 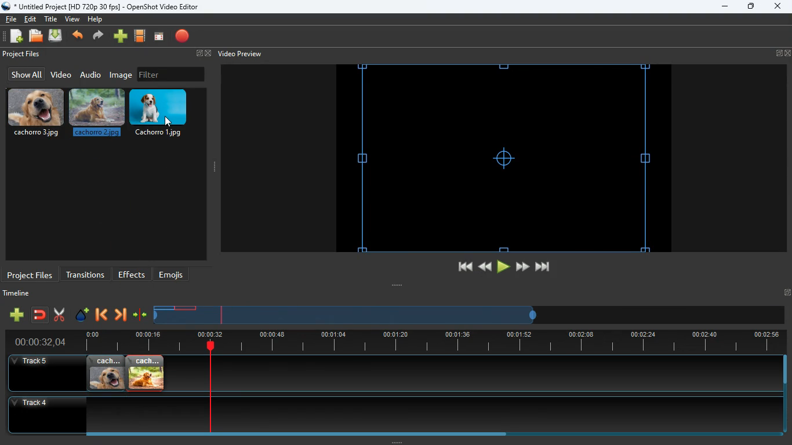 I want to click on image, so click(x=122, y=75).